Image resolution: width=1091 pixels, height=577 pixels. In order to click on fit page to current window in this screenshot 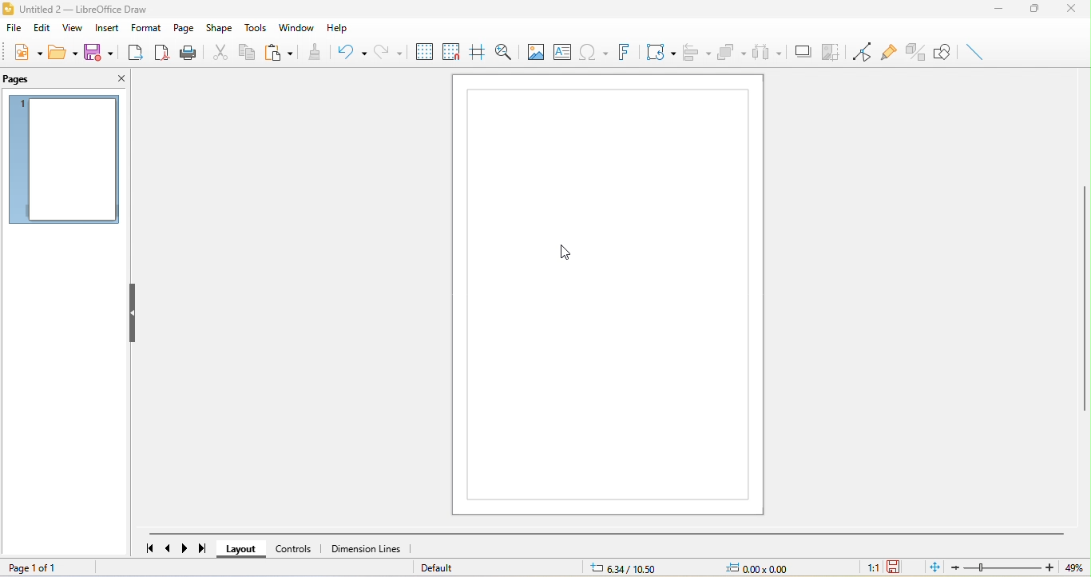, I will do `click(935, 567)`.